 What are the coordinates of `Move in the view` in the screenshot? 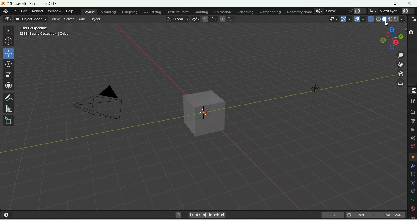 It's located at (400, 65).